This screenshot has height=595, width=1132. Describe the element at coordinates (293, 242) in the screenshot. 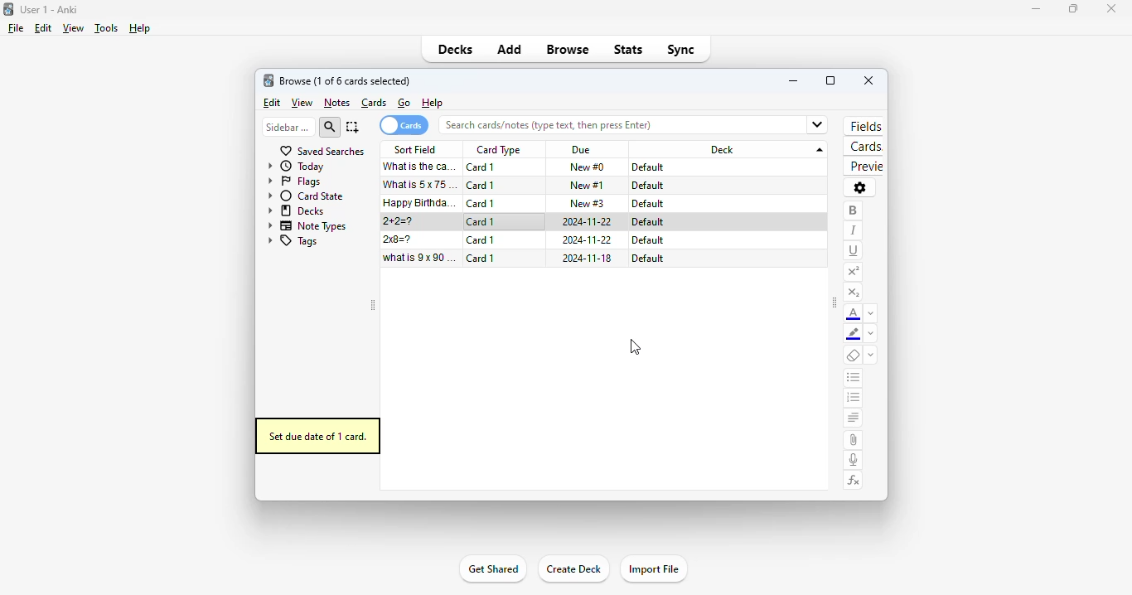

I see `tags` at that location.